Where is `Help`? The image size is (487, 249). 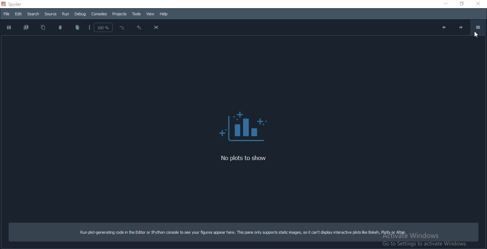
Help is located at coordinates (164, 14).